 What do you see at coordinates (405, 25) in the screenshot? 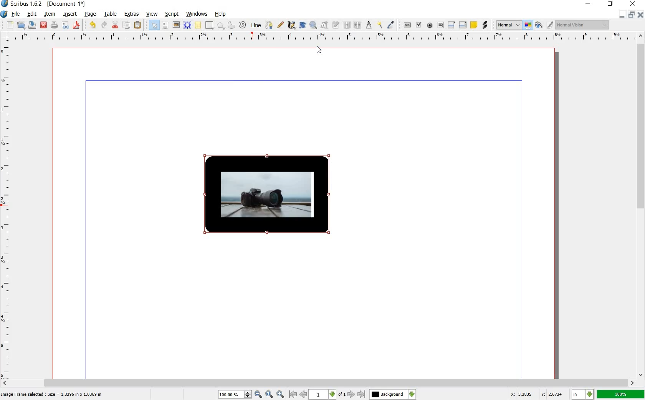
I see `pdf push button` at bounding box center [405, 25].